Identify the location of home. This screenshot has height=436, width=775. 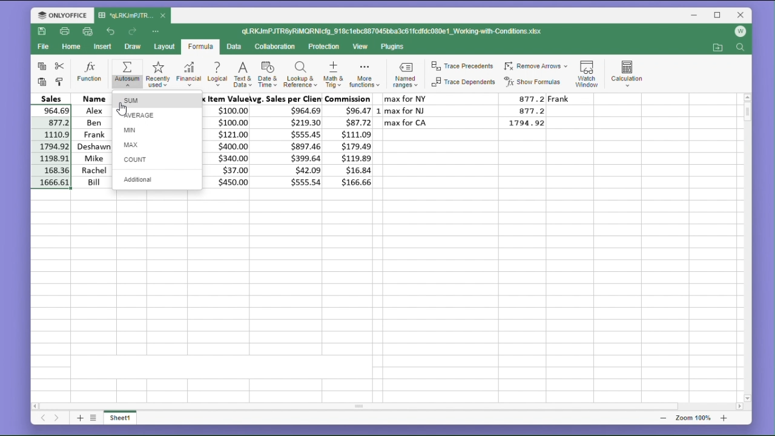
(73, 50).